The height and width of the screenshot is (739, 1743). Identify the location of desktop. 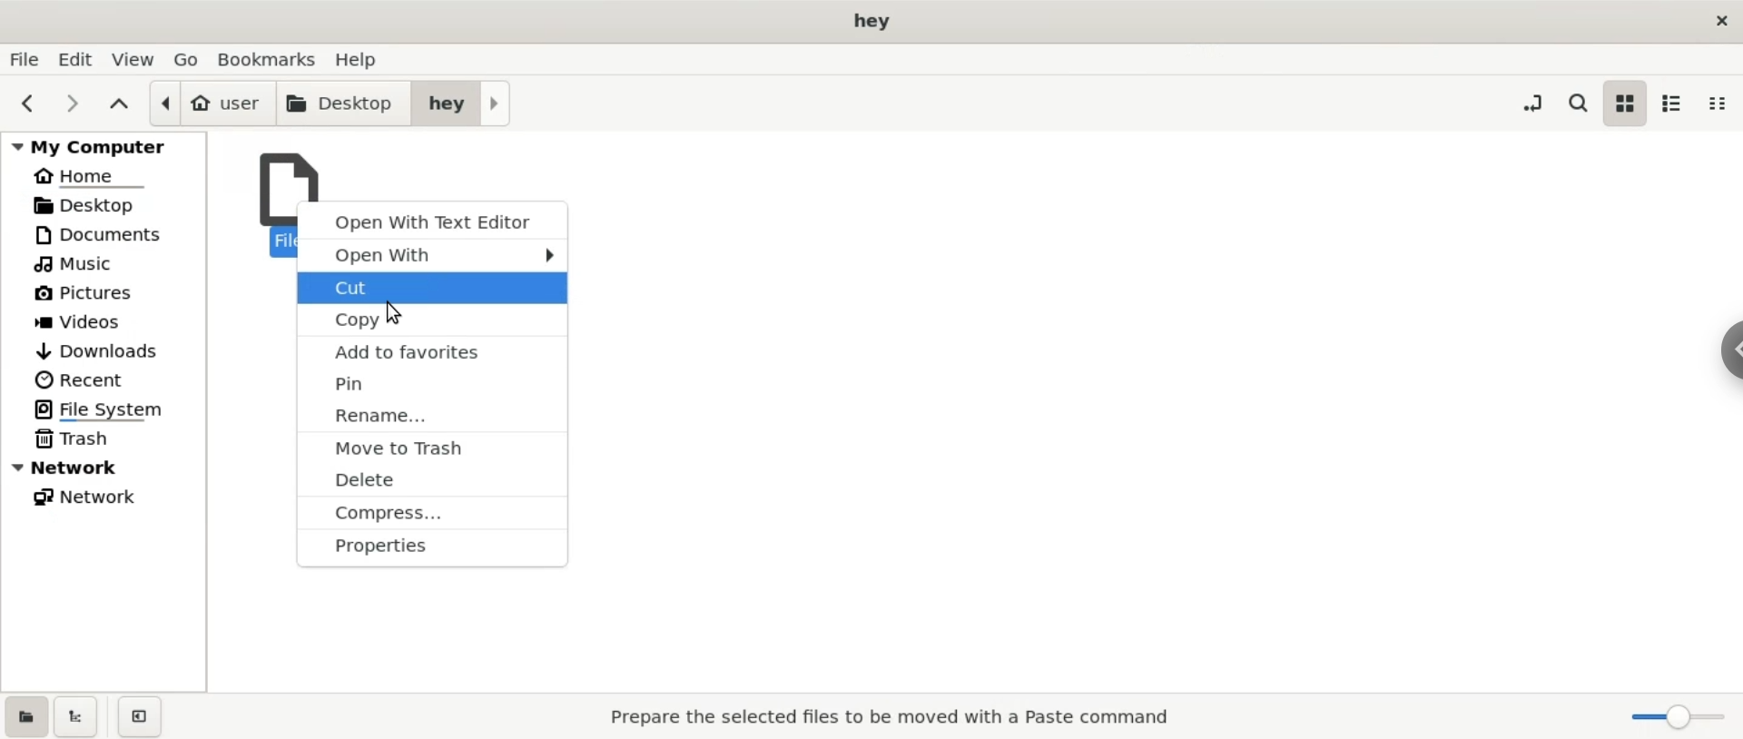
(338, 103).